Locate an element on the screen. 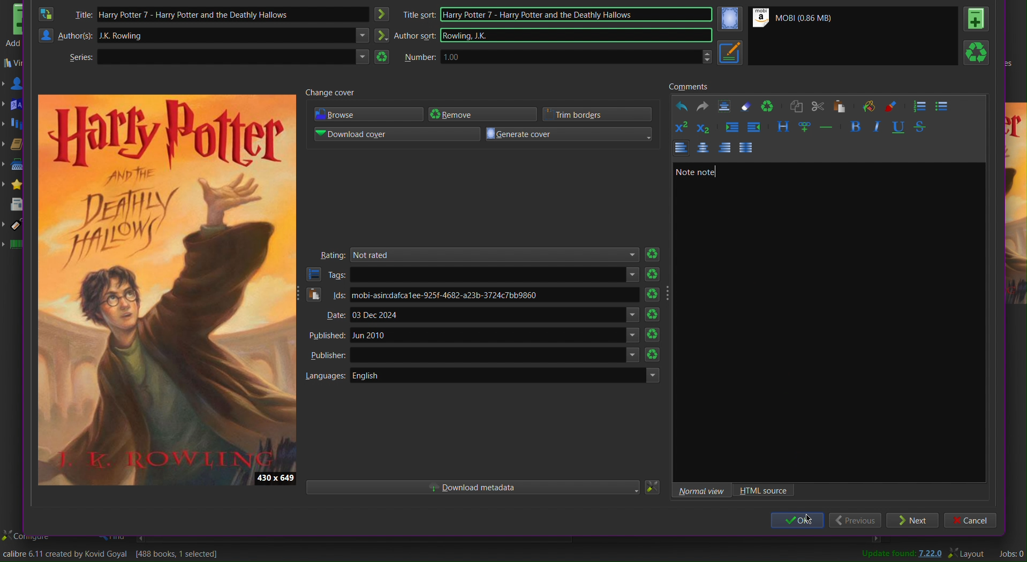 This screenshot has height=562, width=1027. Tags is located at coordinates (326, 274).